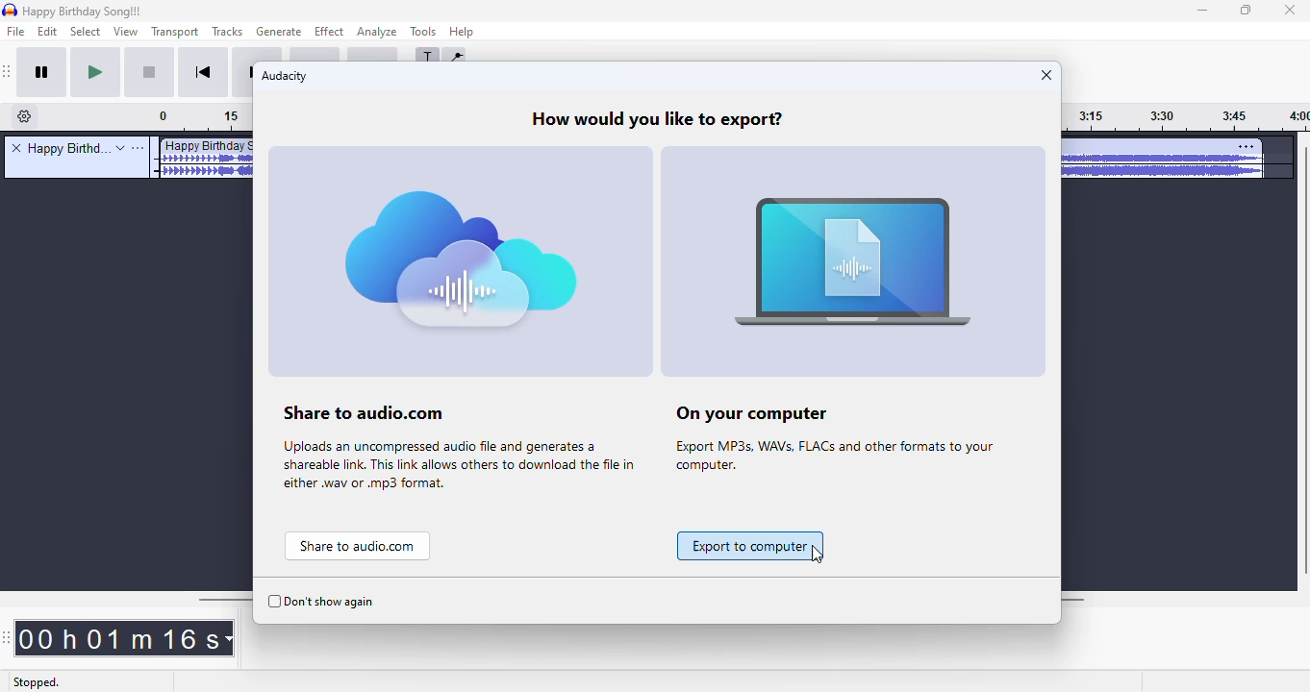 This screenshot has height=692, width=1310. Describe the element at coordinates (245, 73) in the screenshot. I see `skip to end` at that location.